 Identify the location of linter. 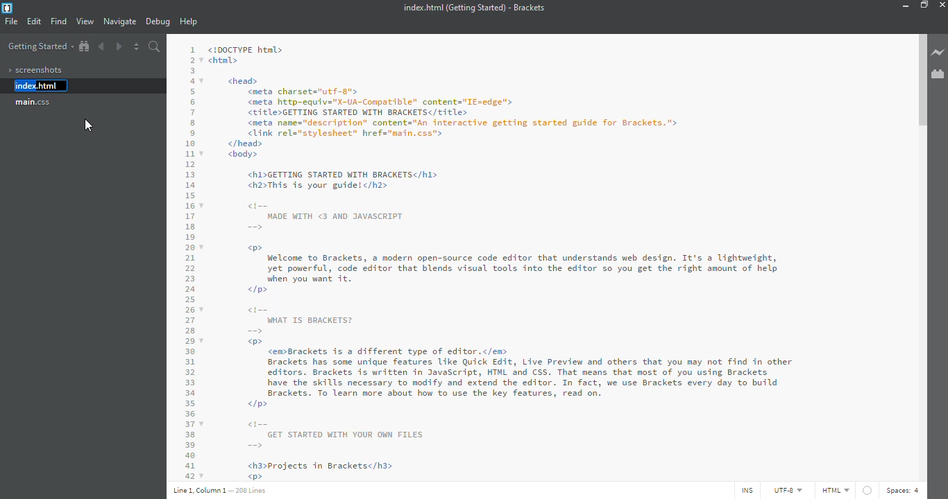
(867, 490).